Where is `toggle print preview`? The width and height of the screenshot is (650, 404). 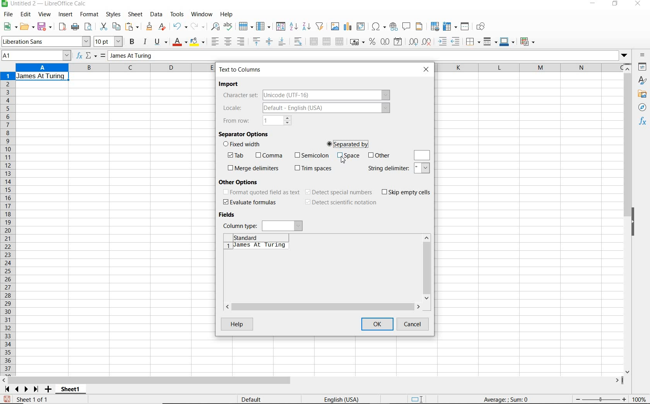 toggle print preview is located at coordinates (90, 27).